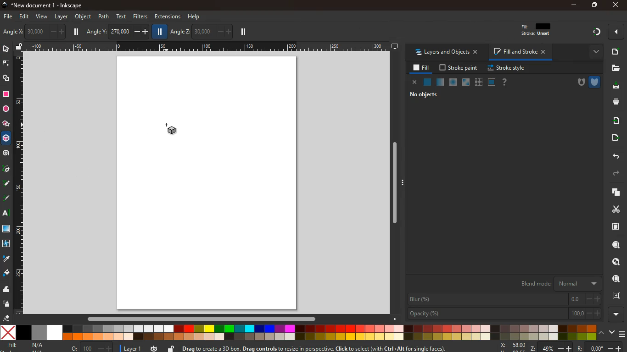  I want to click on pause, so click(77, 32).